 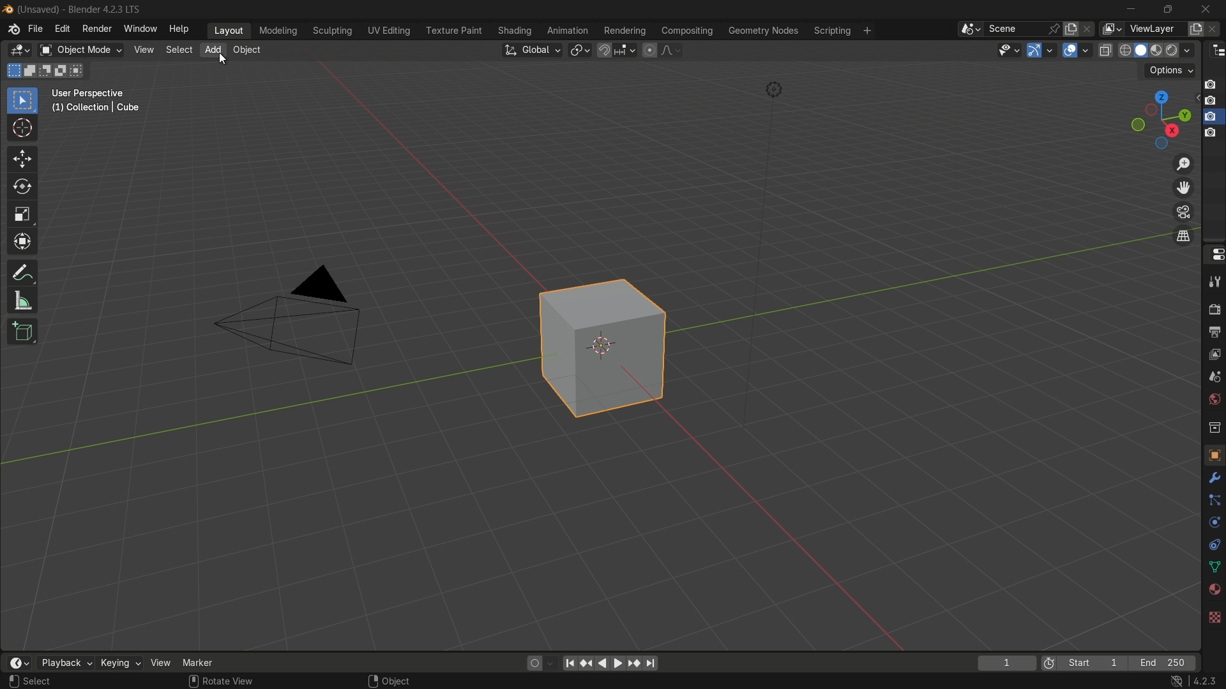 What do you see at coordinates (1183, 212) in the screenshot?
I see `toggle the camera view` at bounding box center [1183, 212].